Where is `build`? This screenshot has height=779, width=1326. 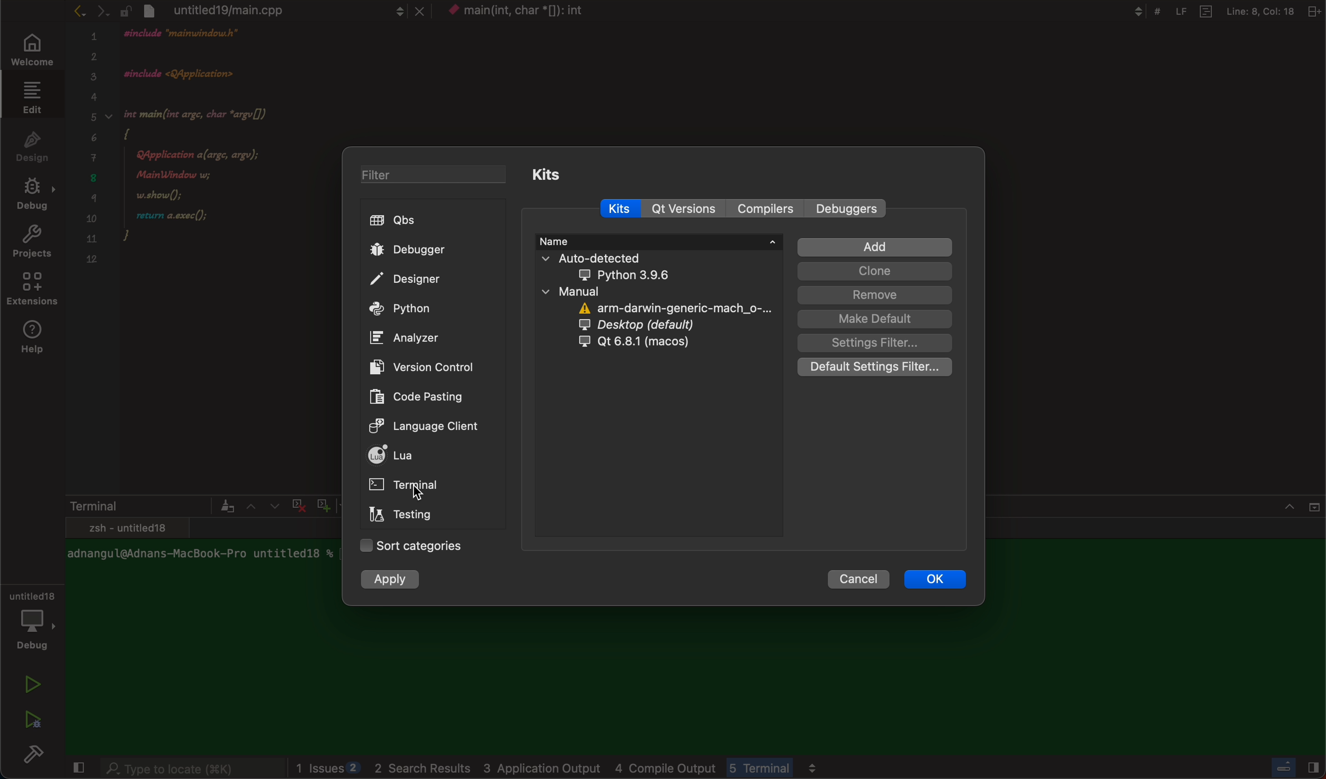
build is located at coordinates (37, 757).